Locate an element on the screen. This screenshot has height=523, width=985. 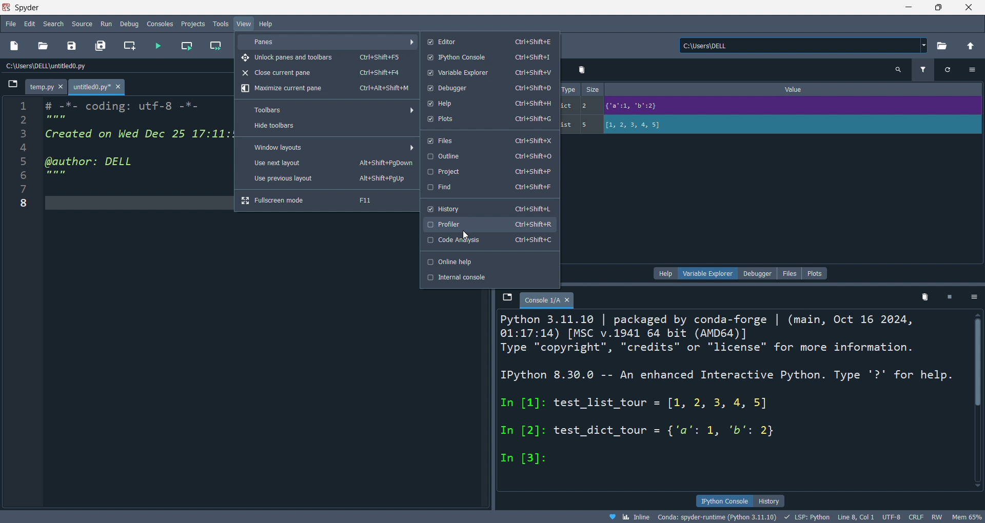
run is located at coordinates (105, 24).